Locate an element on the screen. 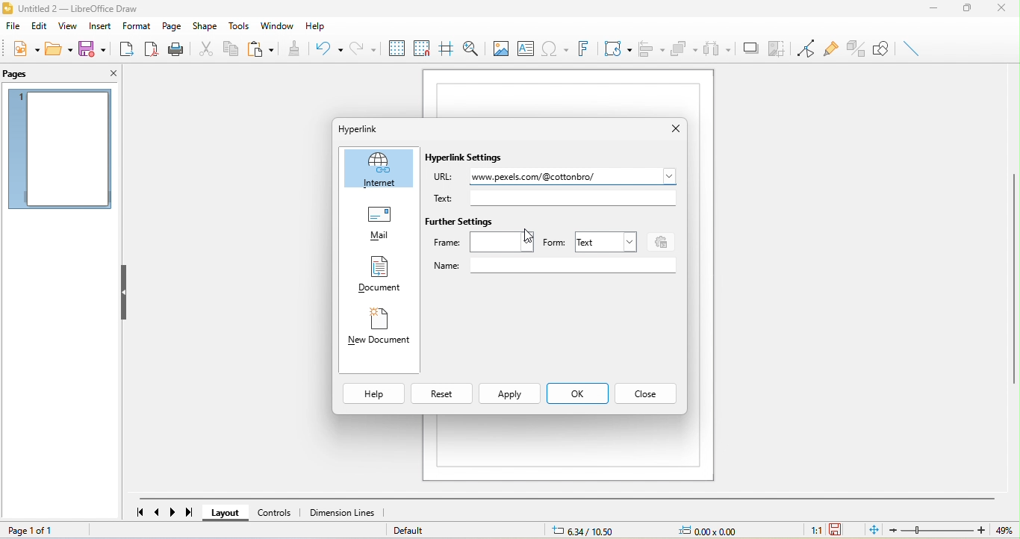 This screenshot has height=539, width=1020. page 1 of 1 is located at coordinates (32, 529).